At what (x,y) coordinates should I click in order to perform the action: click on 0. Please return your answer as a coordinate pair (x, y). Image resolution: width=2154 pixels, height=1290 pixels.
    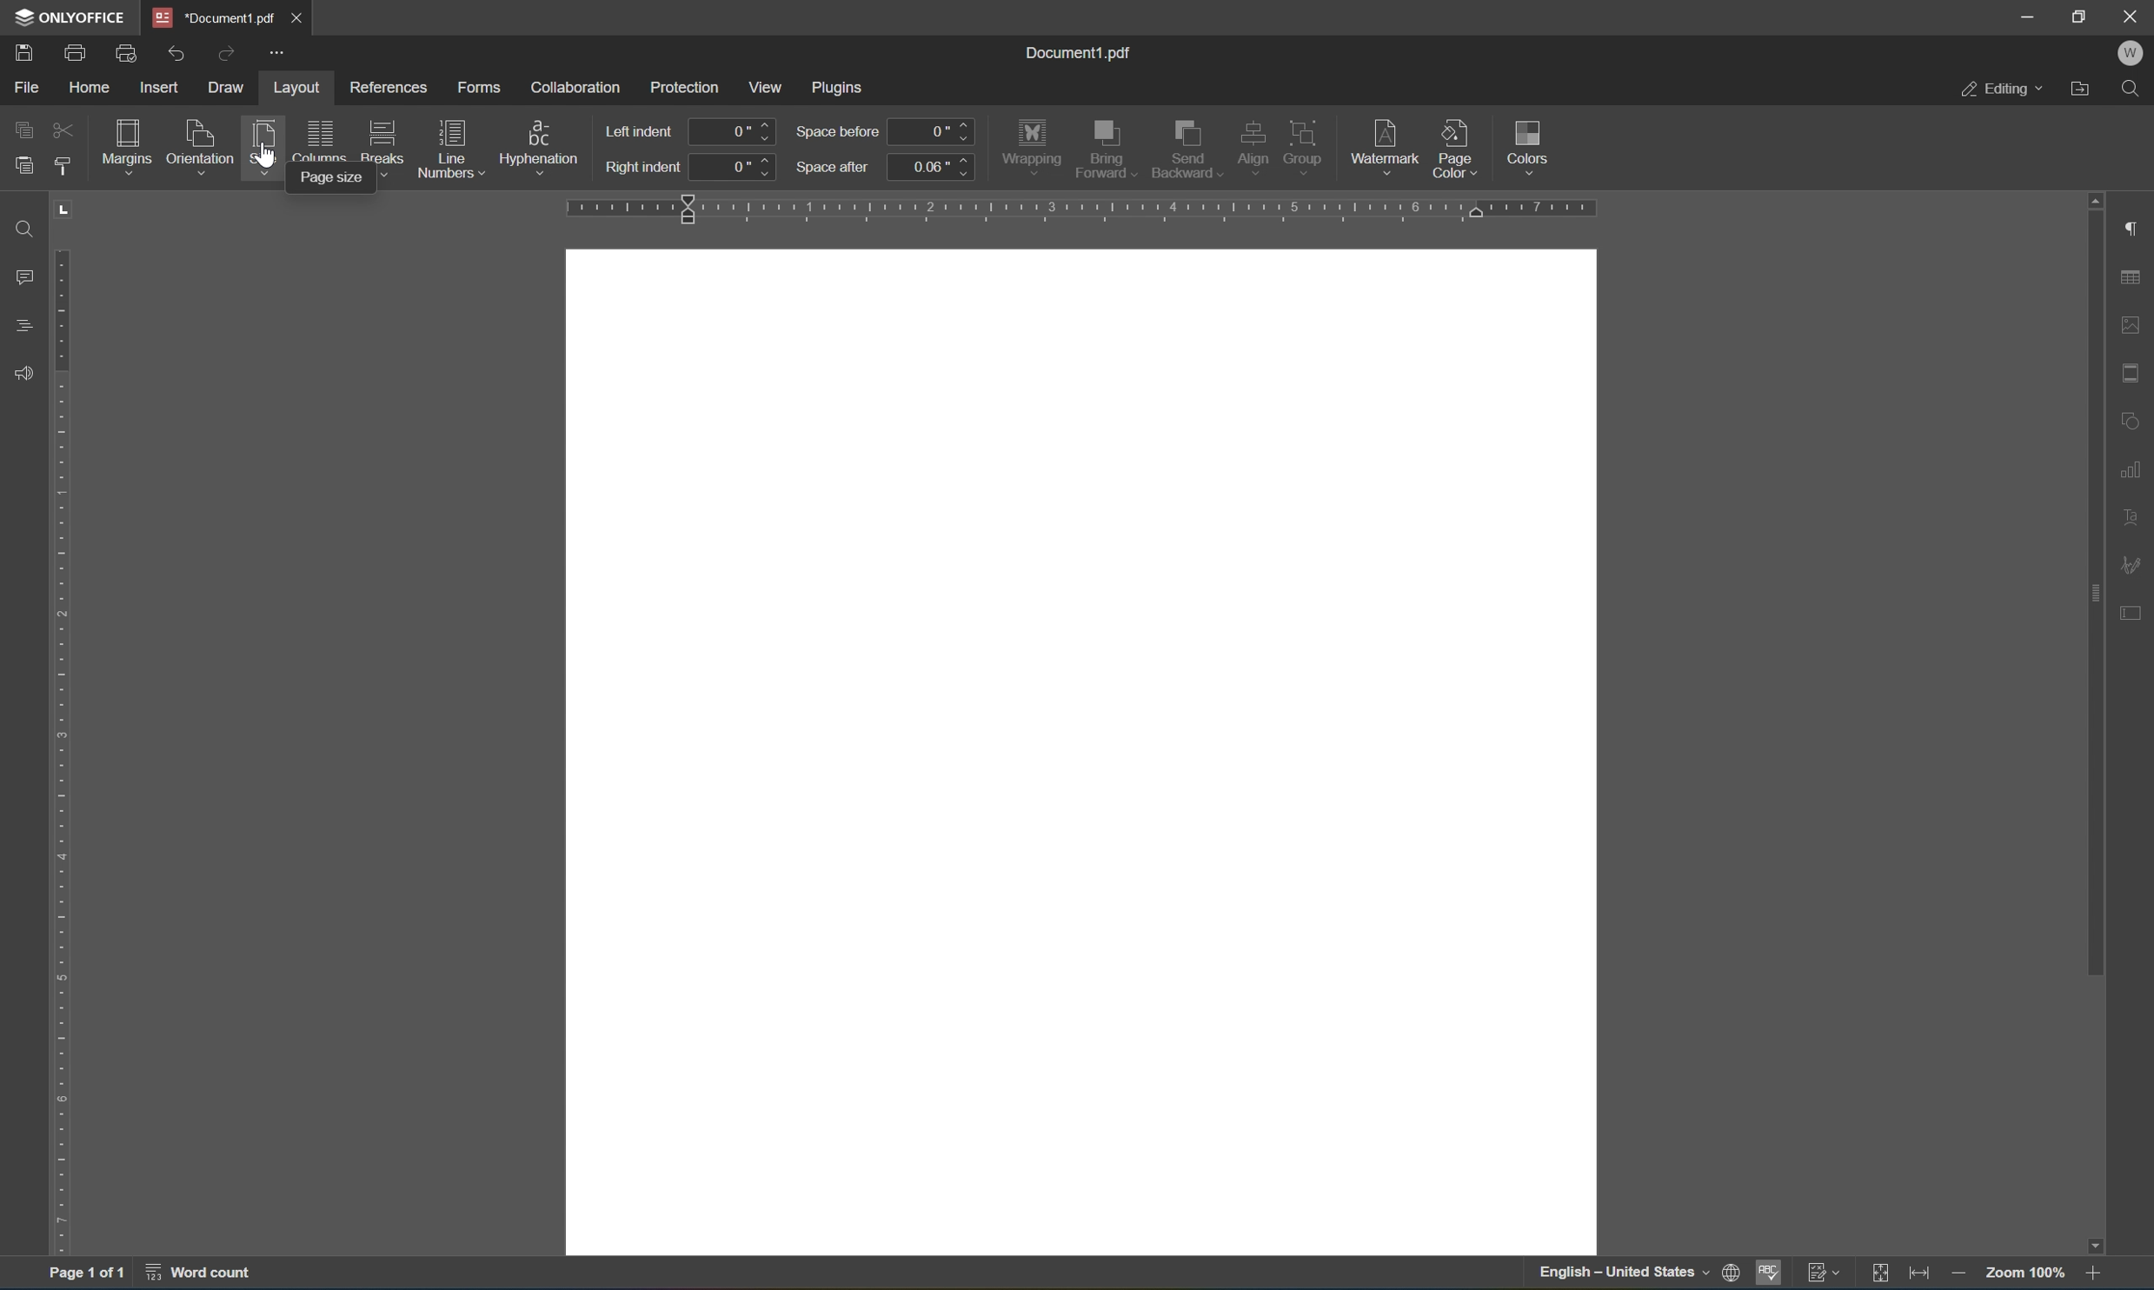
    Looking at the image, I should click on (734, 131).